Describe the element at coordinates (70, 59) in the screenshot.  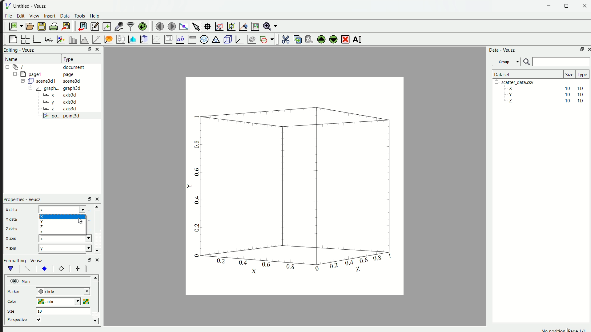
I see `| Type` at that location.